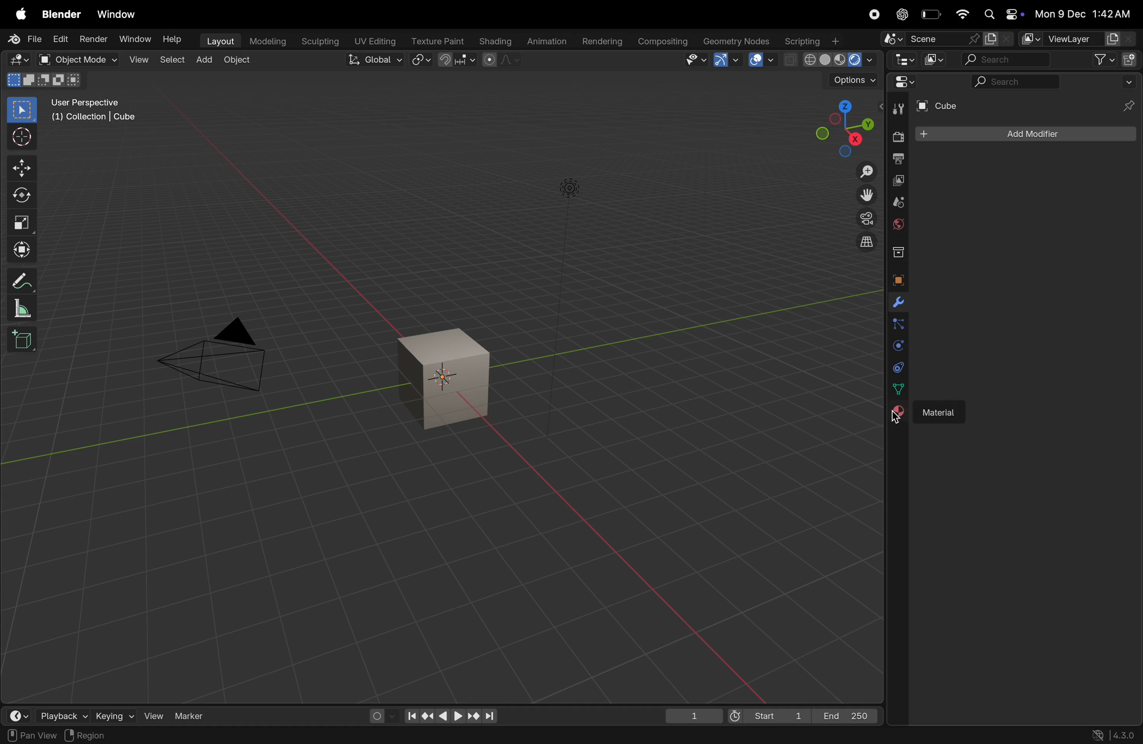 Image resolution: width=1143 pixels, height=744 pixels. Describe the element at coordinates (896, 182) in the screenshot. I see `view layer` at that location.